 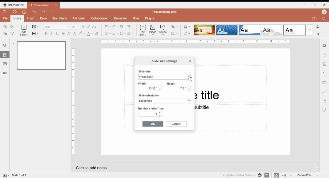 I want to click on print file, so click(x=15, y=12).